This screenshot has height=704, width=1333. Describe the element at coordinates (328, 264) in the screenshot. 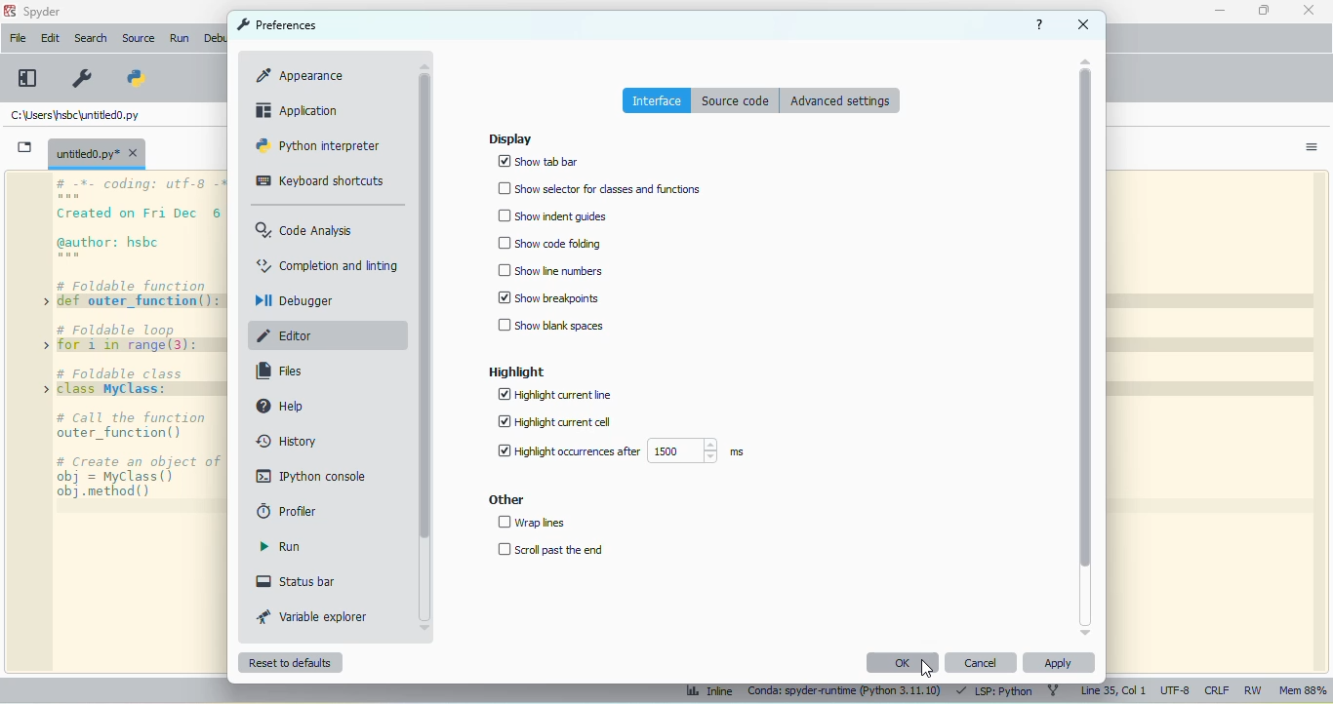

I see `completion and linting` at that location.